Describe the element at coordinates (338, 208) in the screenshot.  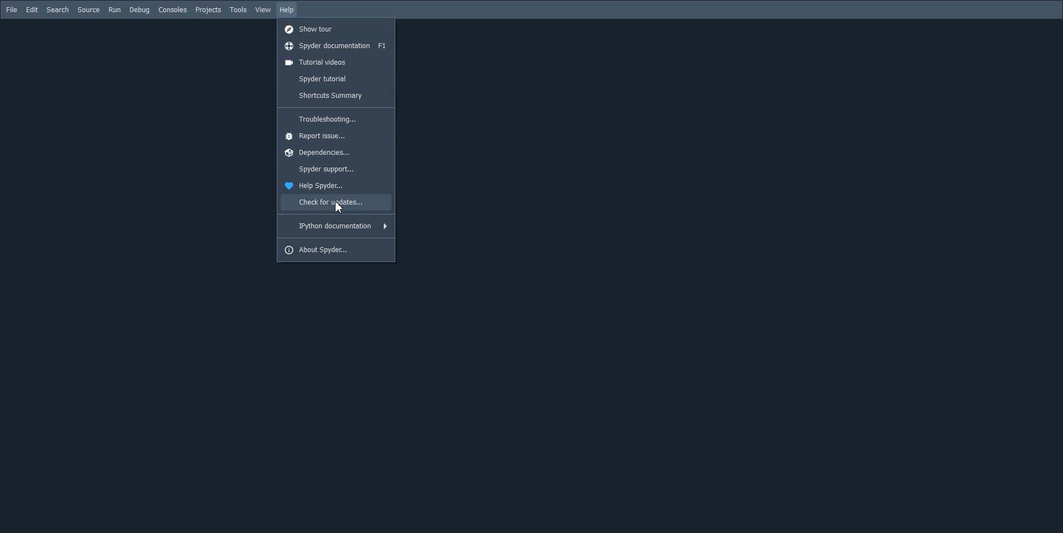
I see `Cursor` at that location.